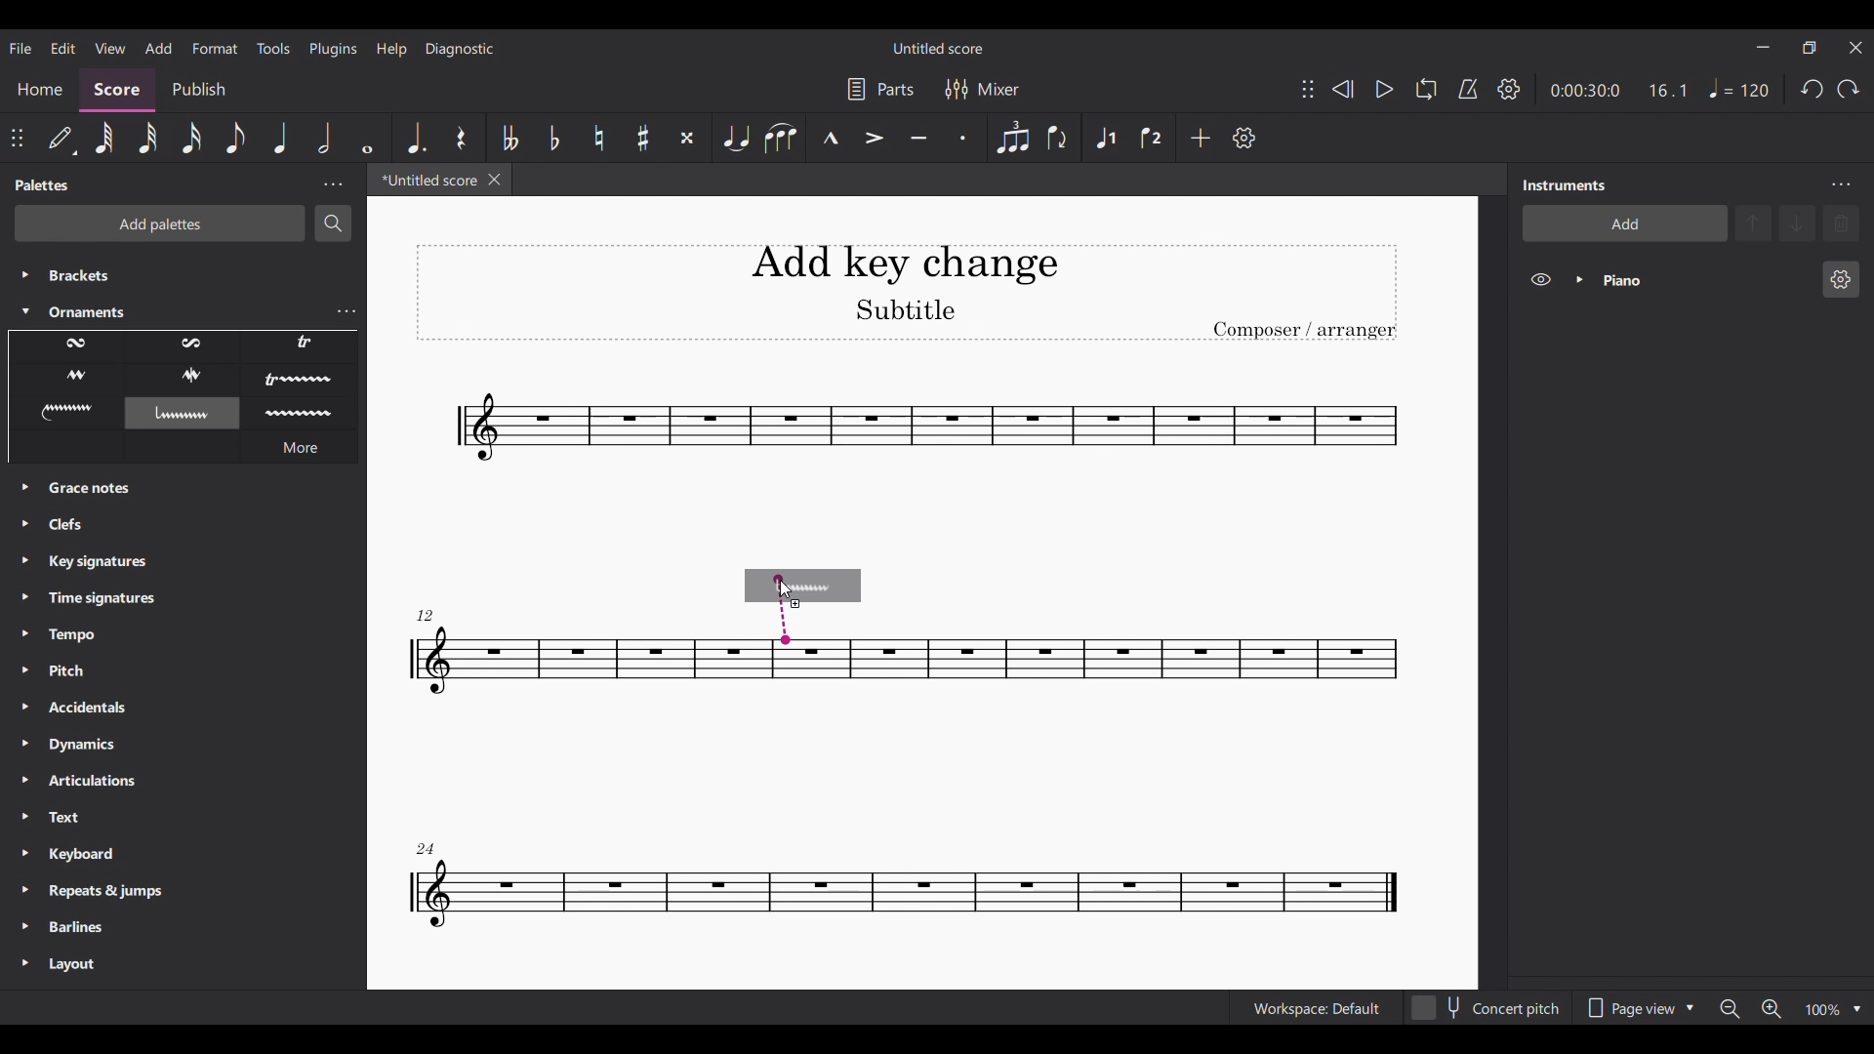 Image resolution: width=1874 pixels, height=1054 pixels. I want to click on Search palette, so click(332, 223).